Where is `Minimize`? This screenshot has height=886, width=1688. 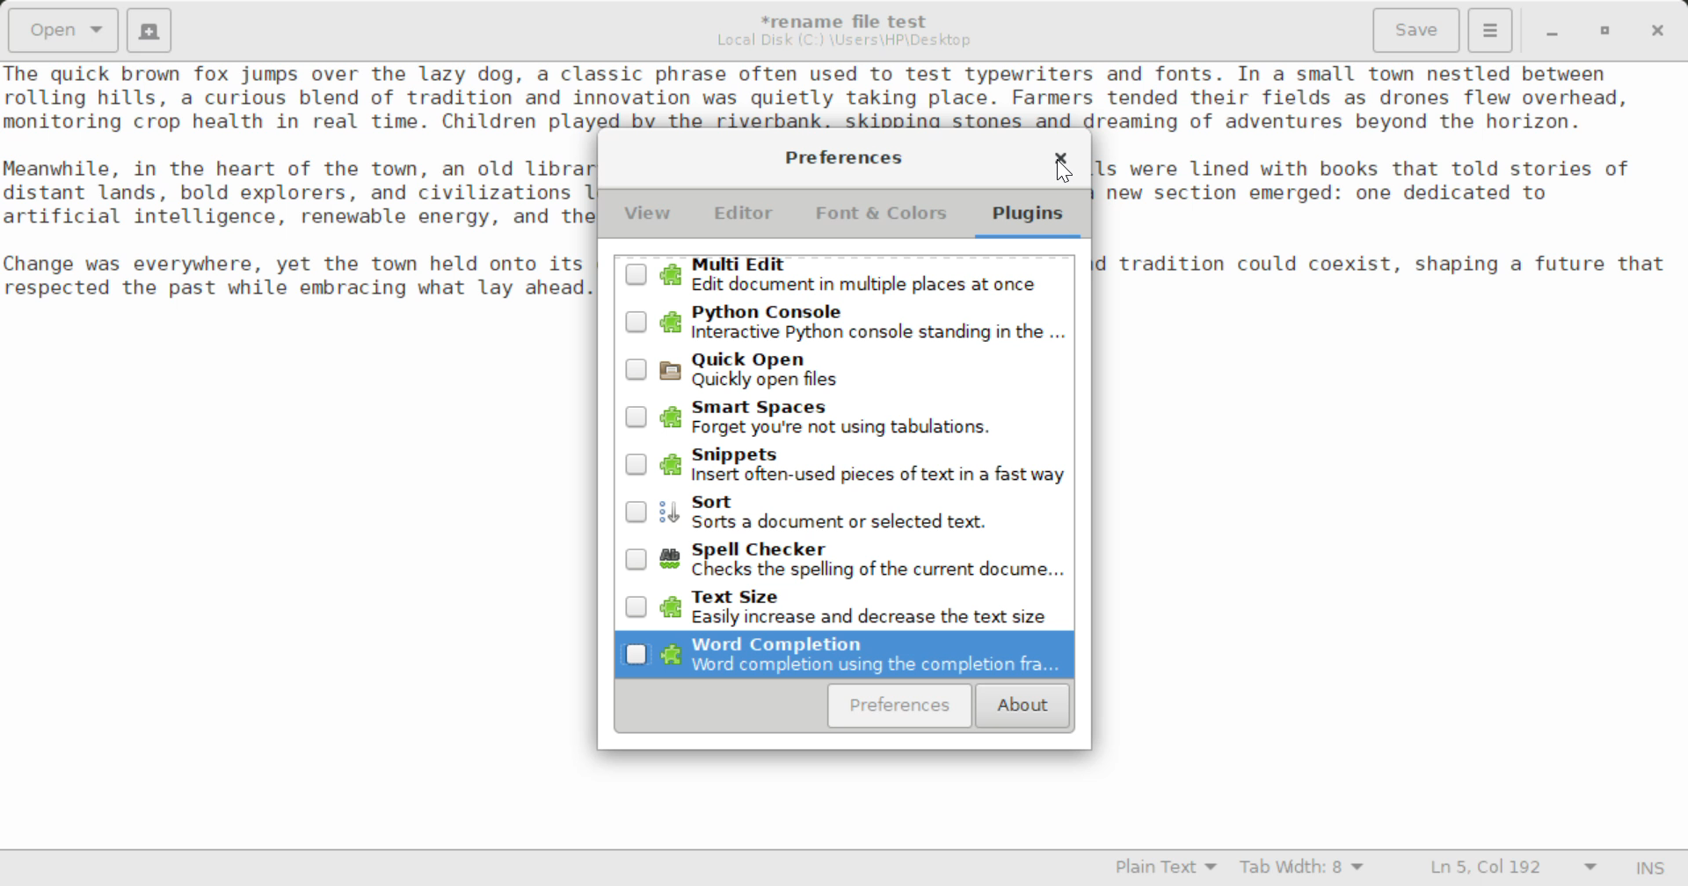 Minimize is located at coordinates (1605, 31).